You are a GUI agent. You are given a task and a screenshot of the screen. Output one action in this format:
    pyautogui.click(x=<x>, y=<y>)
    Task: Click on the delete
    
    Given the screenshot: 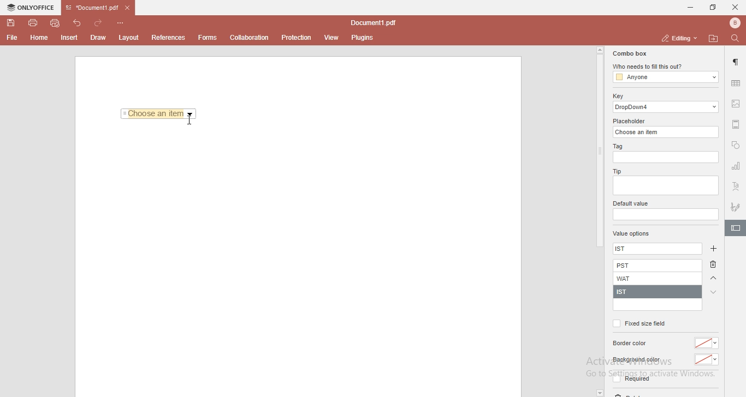 What is the action you would take?
    pyautogui.click(x=715, y=266)
    